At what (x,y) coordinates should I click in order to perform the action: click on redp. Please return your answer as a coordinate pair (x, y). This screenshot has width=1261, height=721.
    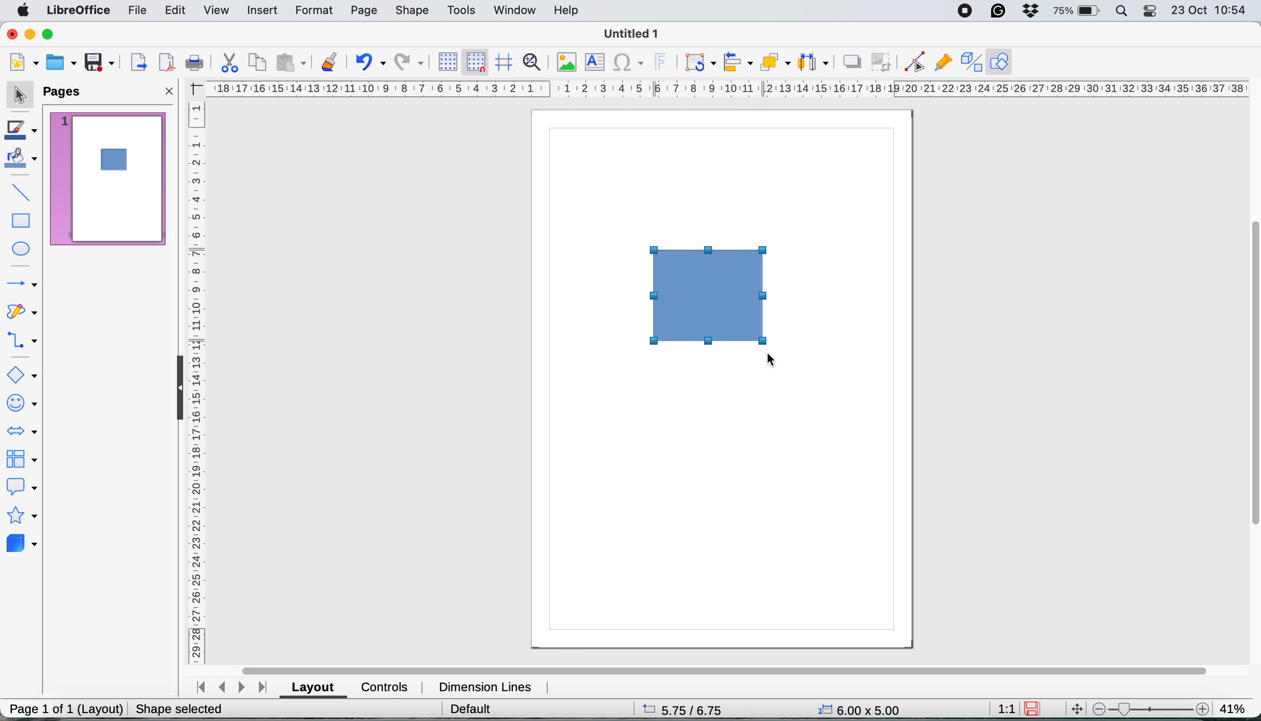
    Looking at the image, I should click on (406, 63).